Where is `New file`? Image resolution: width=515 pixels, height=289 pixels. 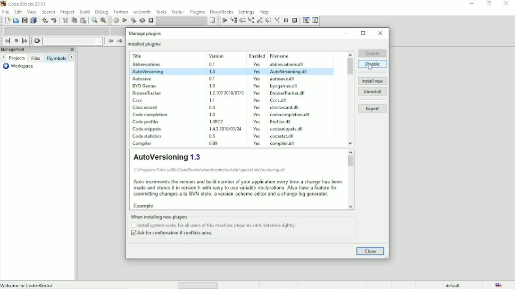
New file is located at coordinates (8, 21).